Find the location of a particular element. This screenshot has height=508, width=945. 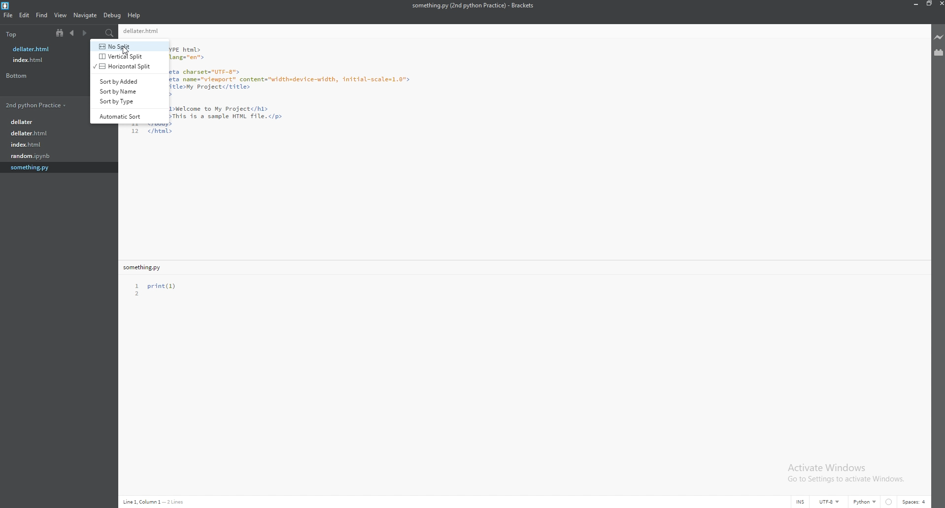

File name is located at coordinates (138, 29).